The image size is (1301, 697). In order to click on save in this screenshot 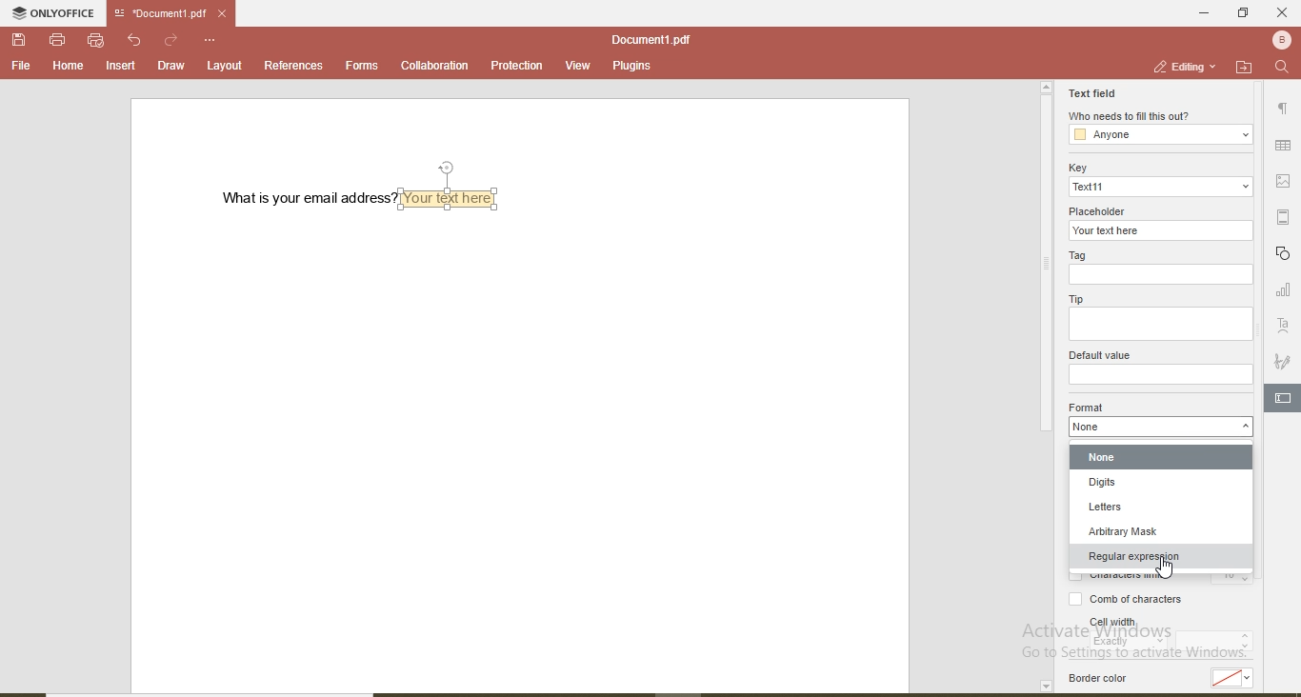, I will do `click(21, 41)`.